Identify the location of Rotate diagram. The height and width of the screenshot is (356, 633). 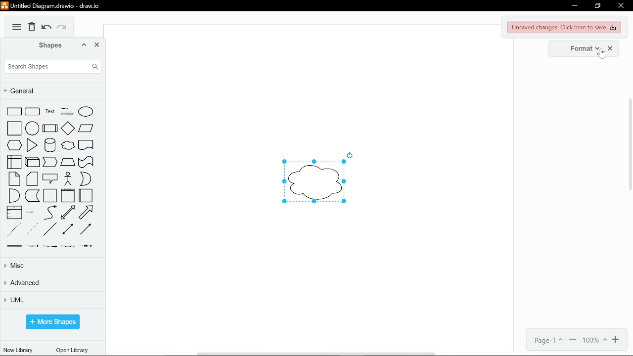
(350, 155).